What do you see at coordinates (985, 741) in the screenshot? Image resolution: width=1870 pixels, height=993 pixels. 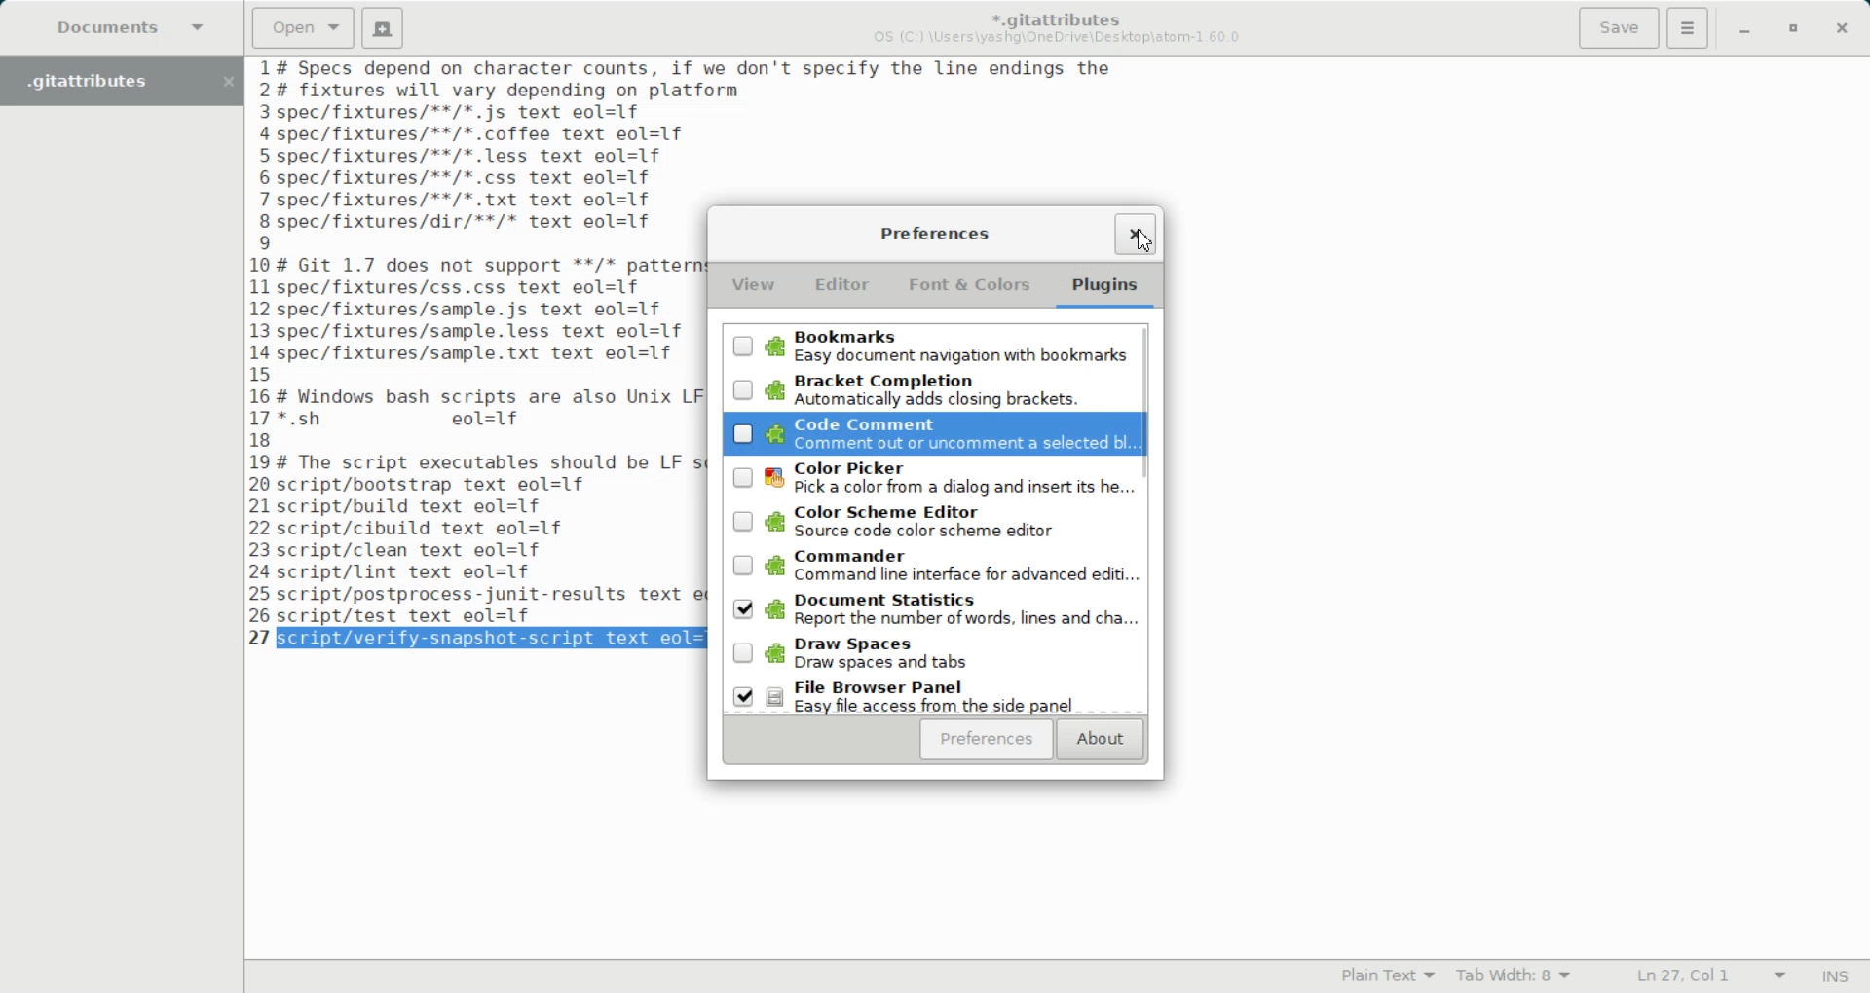 I see `Preferences` at bounding box center [985, 741].